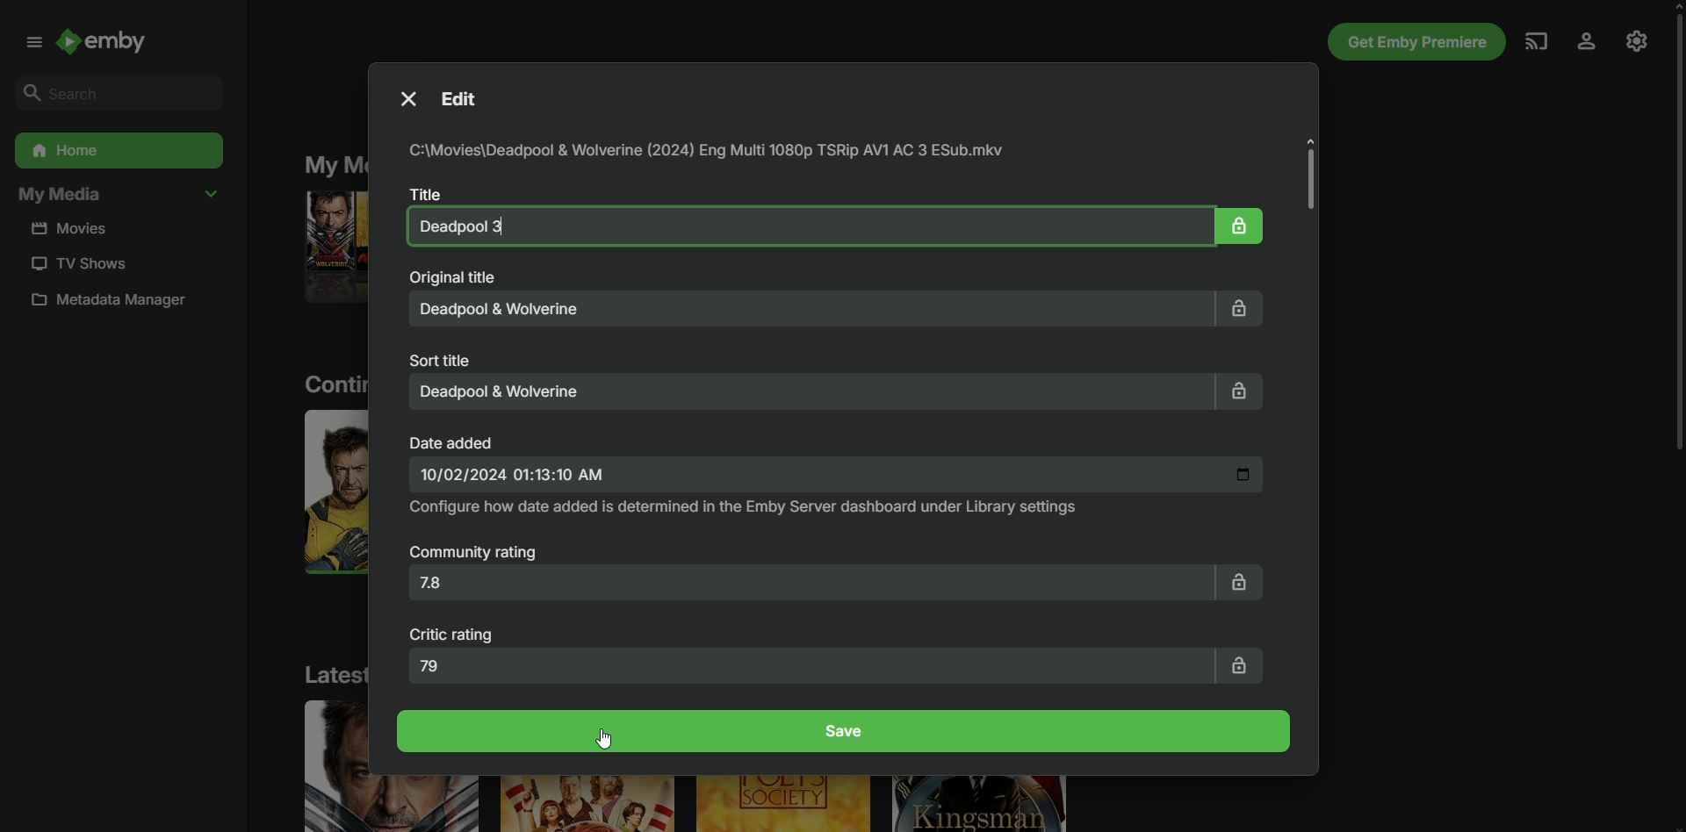 Image resolution: width=1686 pixels, height=832 pixels. Describe the element at coordinates (119, 196) in the screenshot. I see `My Media` at that location.